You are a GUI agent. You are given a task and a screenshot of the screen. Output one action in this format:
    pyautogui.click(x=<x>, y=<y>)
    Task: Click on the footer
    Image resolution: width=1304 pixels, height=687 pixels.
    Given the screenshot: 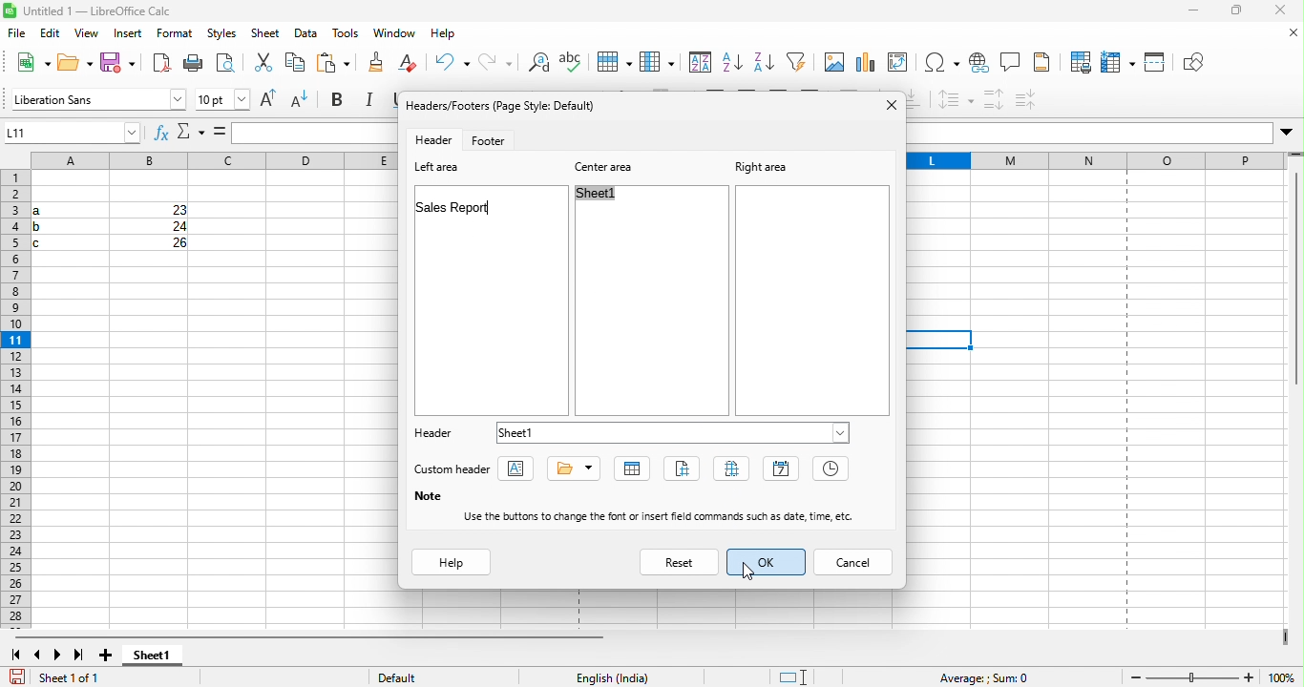 What is the action you would take?
    pyautogui.click(x=492, y=139)
    